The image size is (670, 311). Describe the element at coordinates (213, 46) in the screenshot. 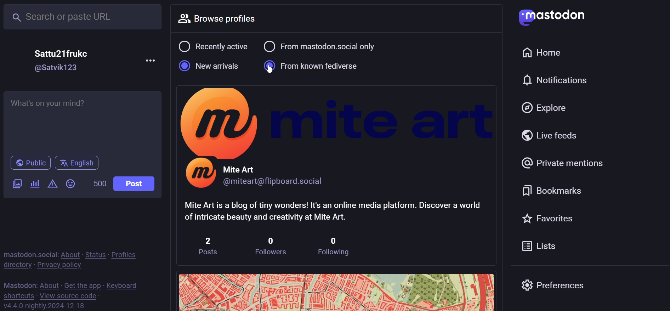

I see `recently active` at that location.